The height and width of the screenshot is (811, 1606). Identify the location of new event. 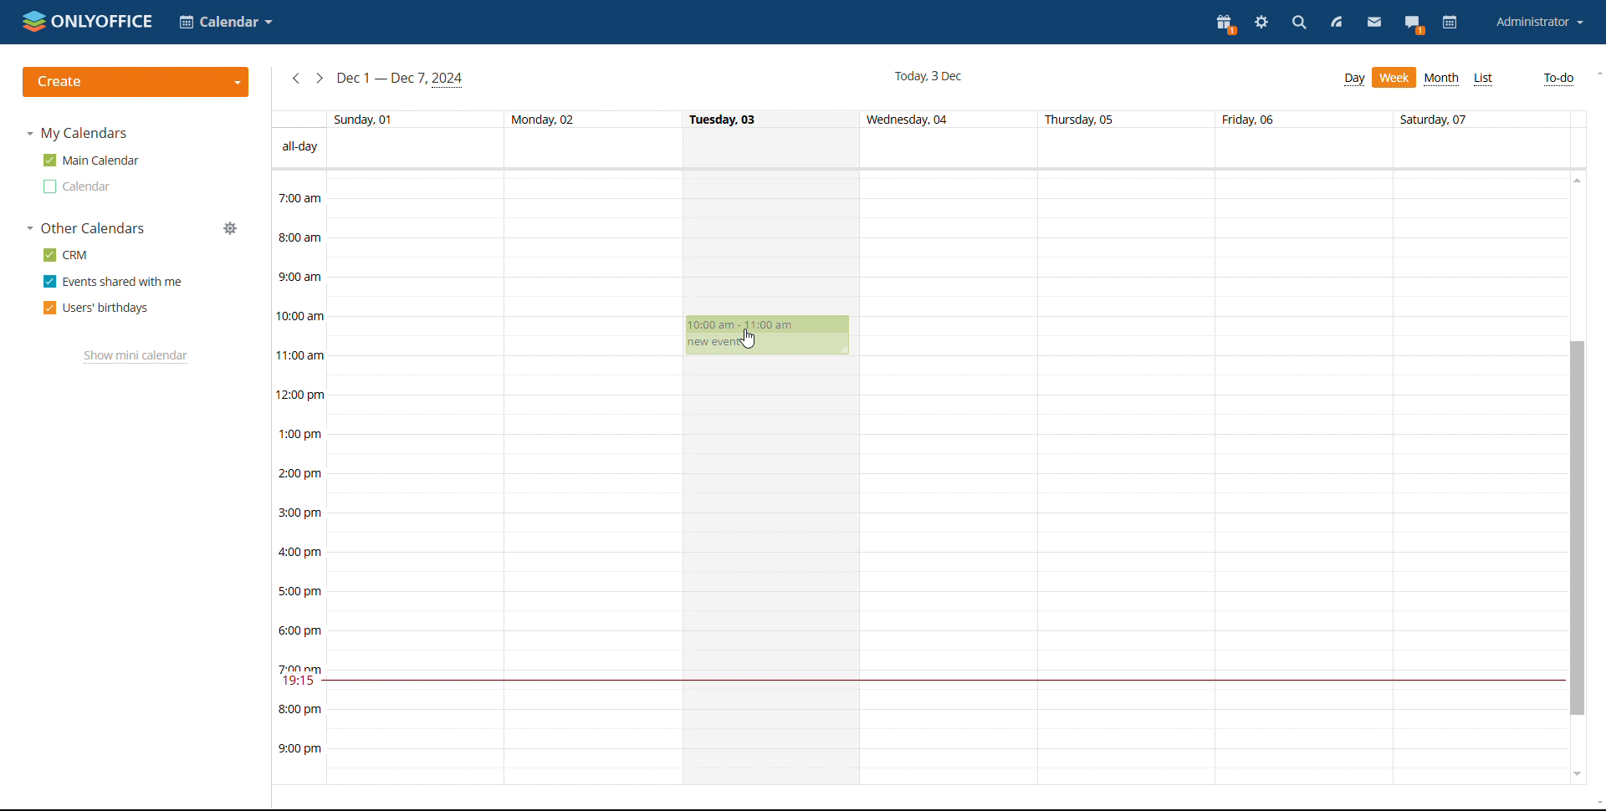
(713, 344).